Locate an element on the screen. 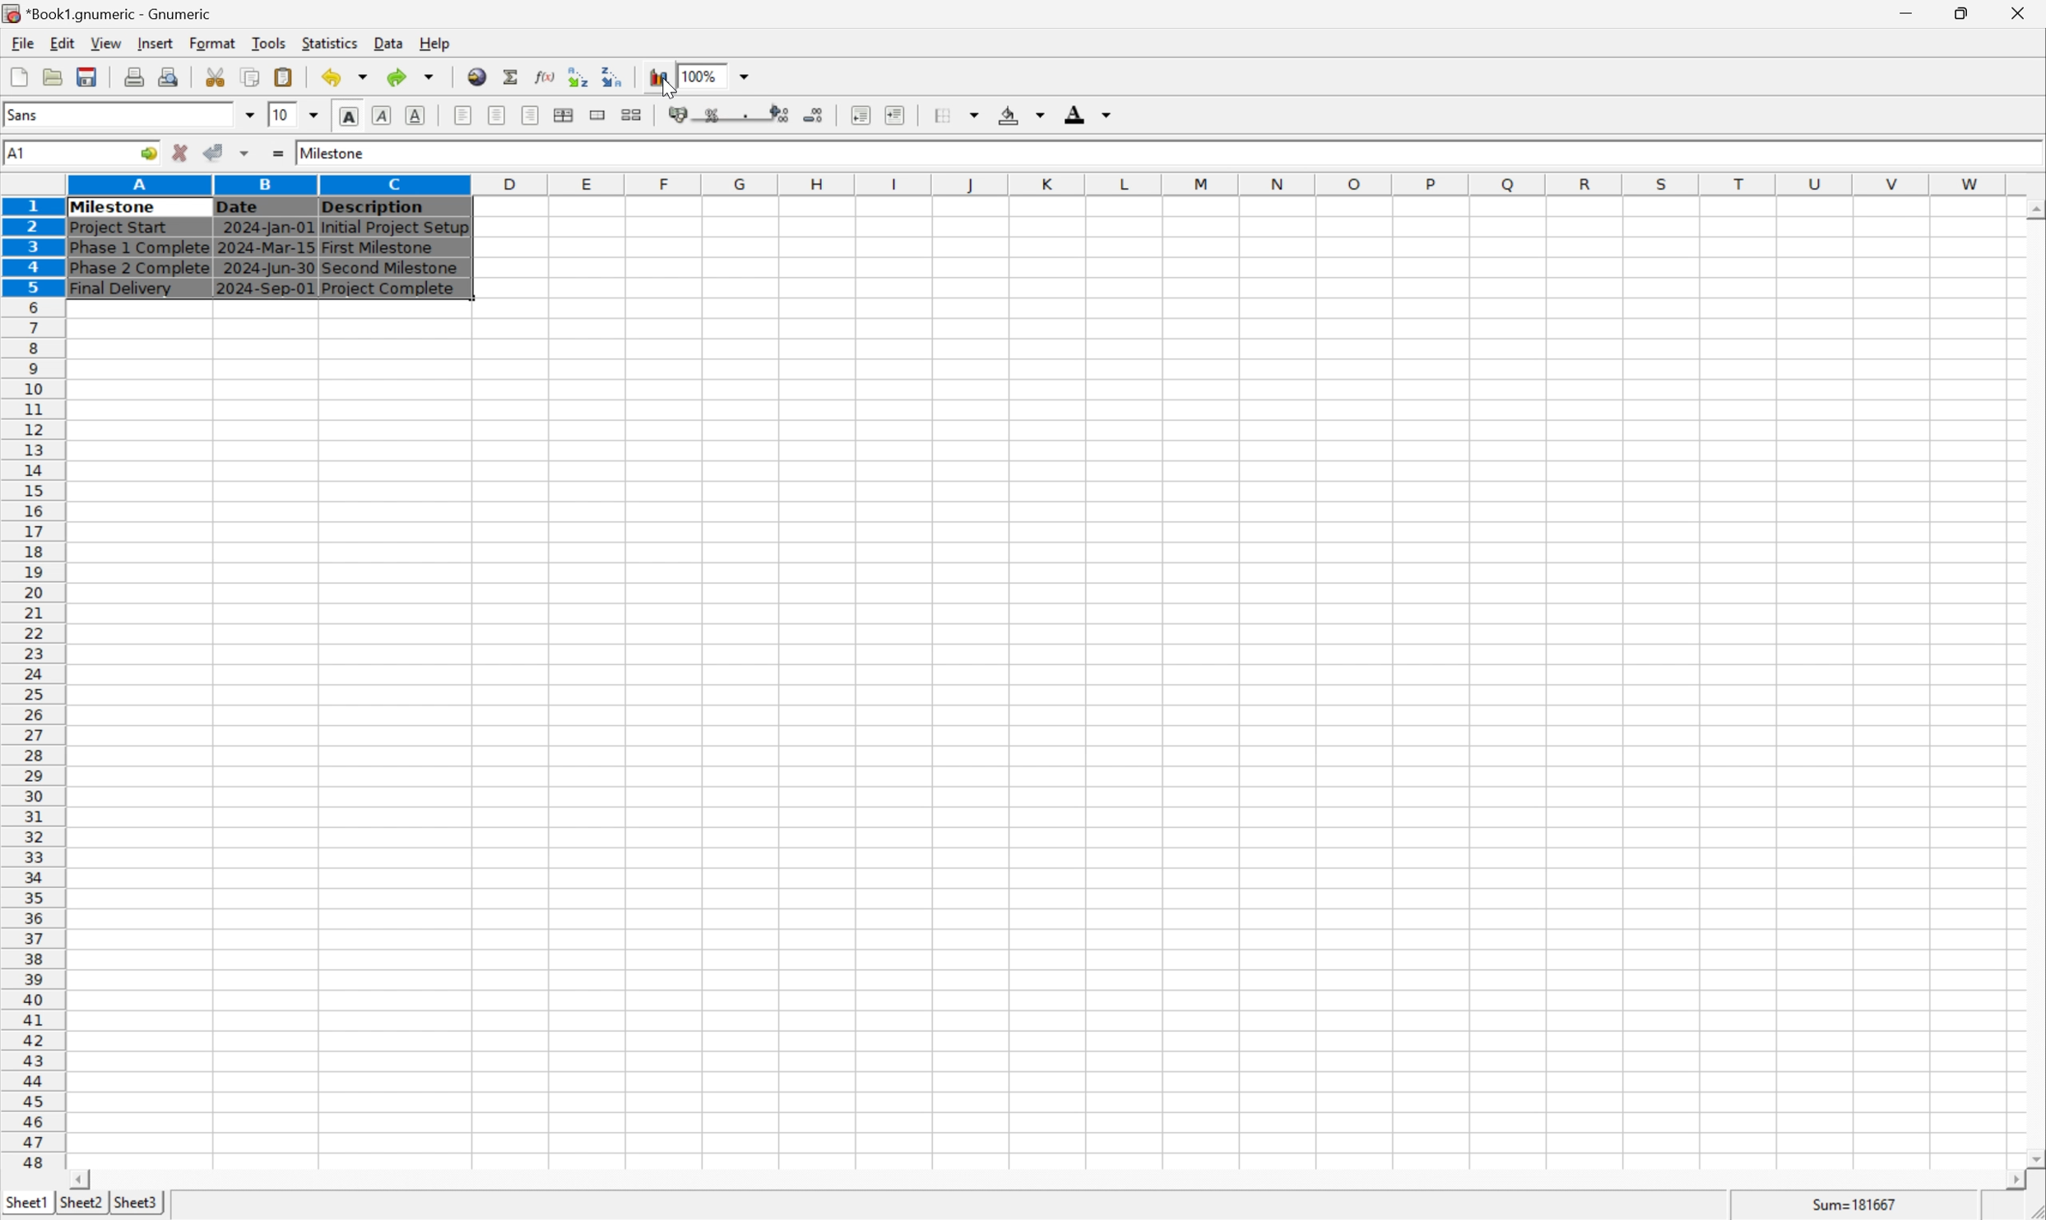 This screenshot has width=2046, height=1220. insert chart is located at coordinates (657, 77).